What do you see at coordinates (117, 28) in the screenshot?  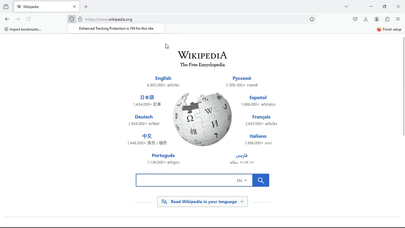 I see `protection on for the site` at bounding box center [117, 28].